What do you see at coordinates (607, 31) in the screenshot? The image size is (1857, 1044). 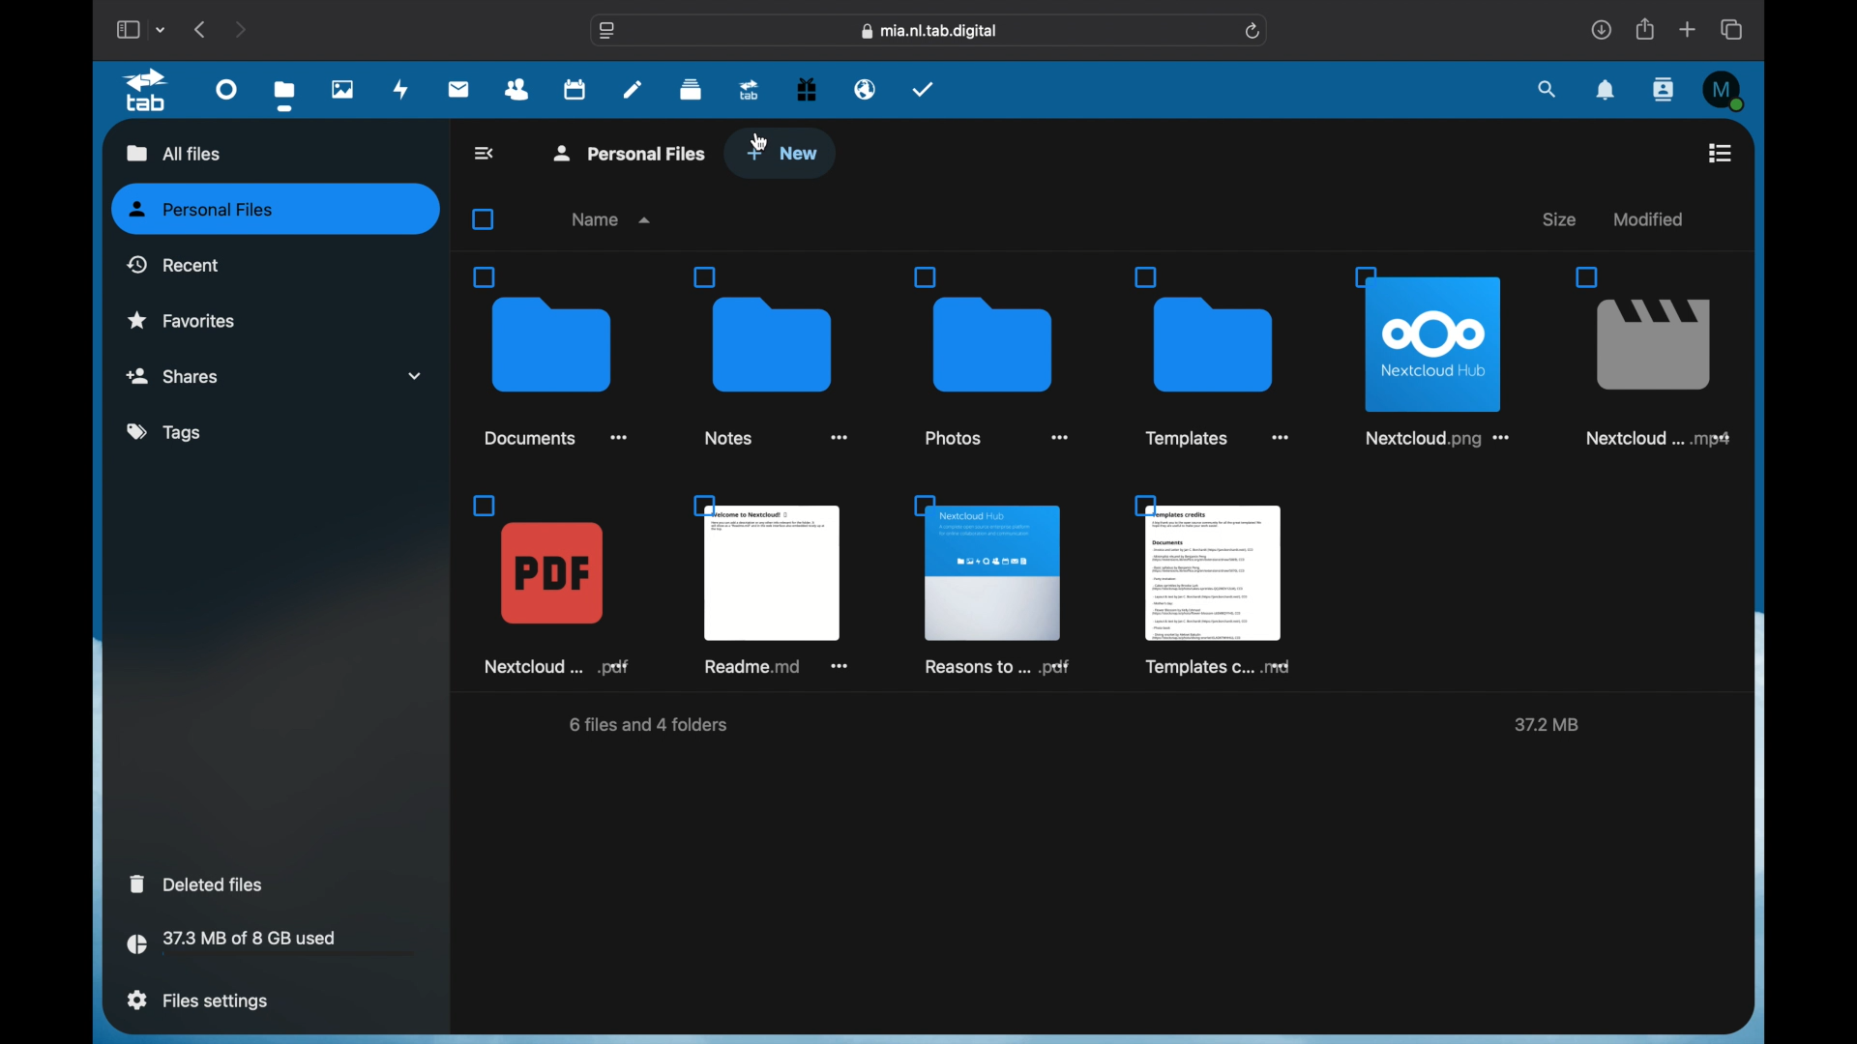 I see `website settings` at bounding box center [607, 31].